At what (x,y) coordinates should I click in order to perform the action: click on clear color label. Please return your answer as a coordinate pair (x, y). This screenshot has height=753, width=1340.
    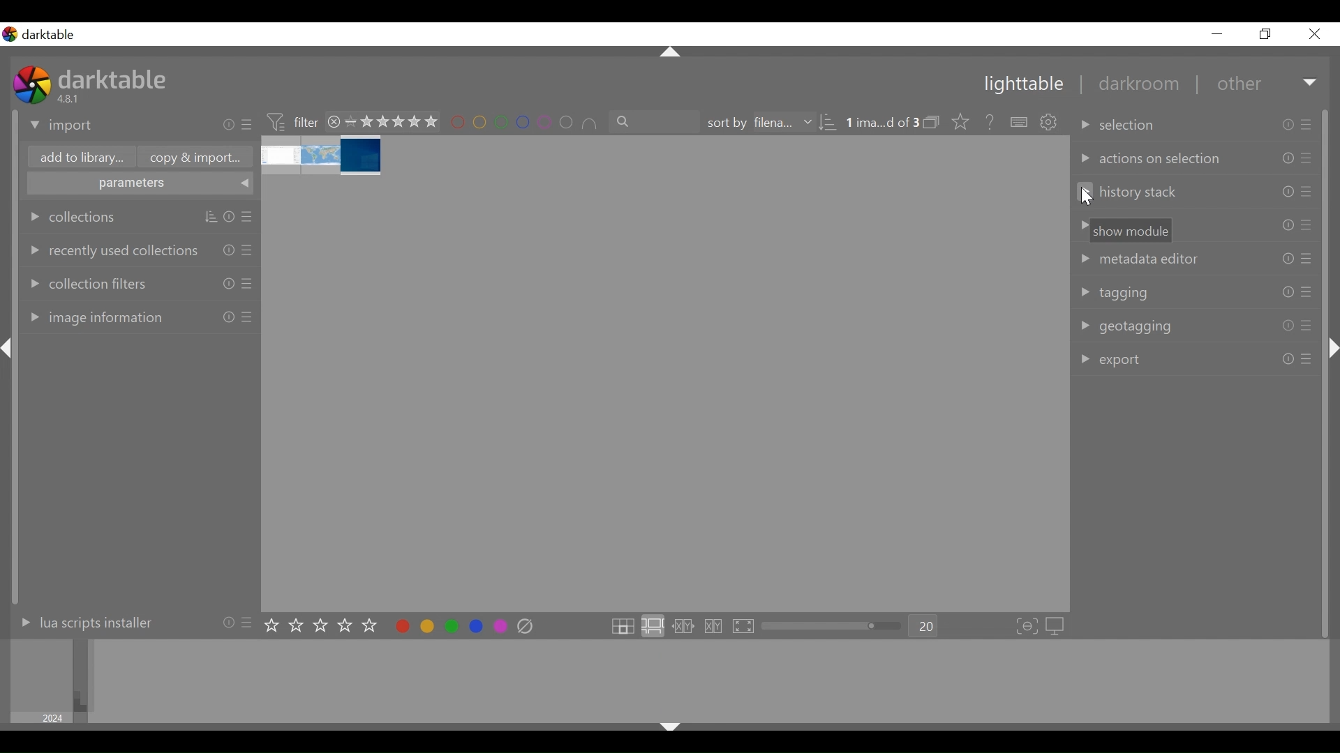
    Looking at the image, I should click on (529, 627).